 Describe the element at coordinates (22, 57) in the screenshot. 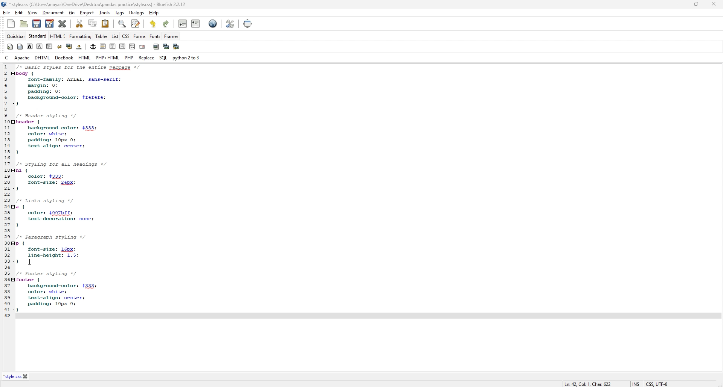

I see `apache` at that location.